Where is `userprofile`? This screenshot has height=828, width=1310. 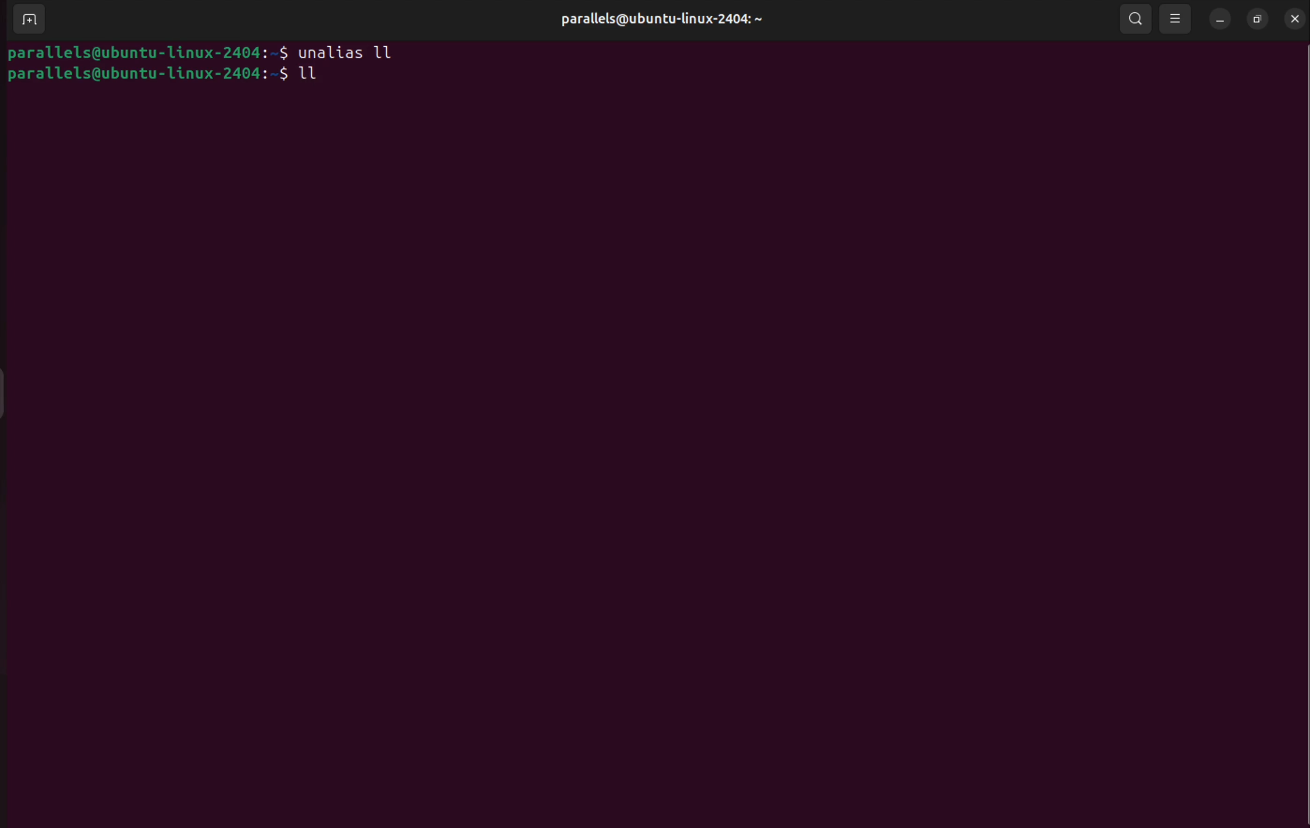
userprofile is located at coordinates (660, 21).